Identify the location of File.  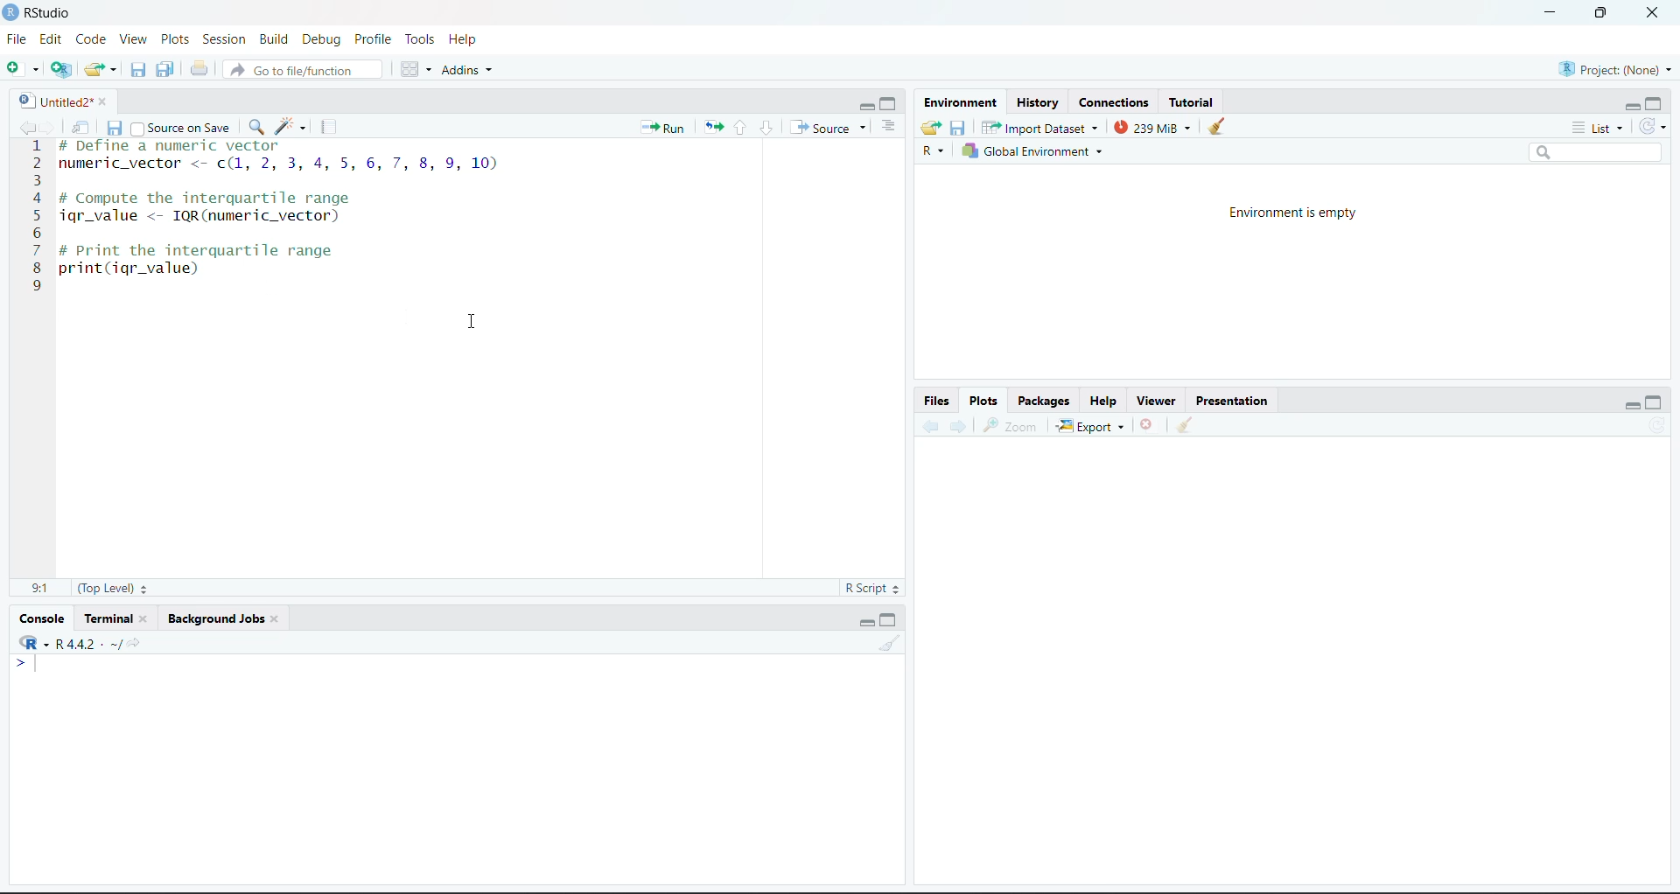
(19, 39).